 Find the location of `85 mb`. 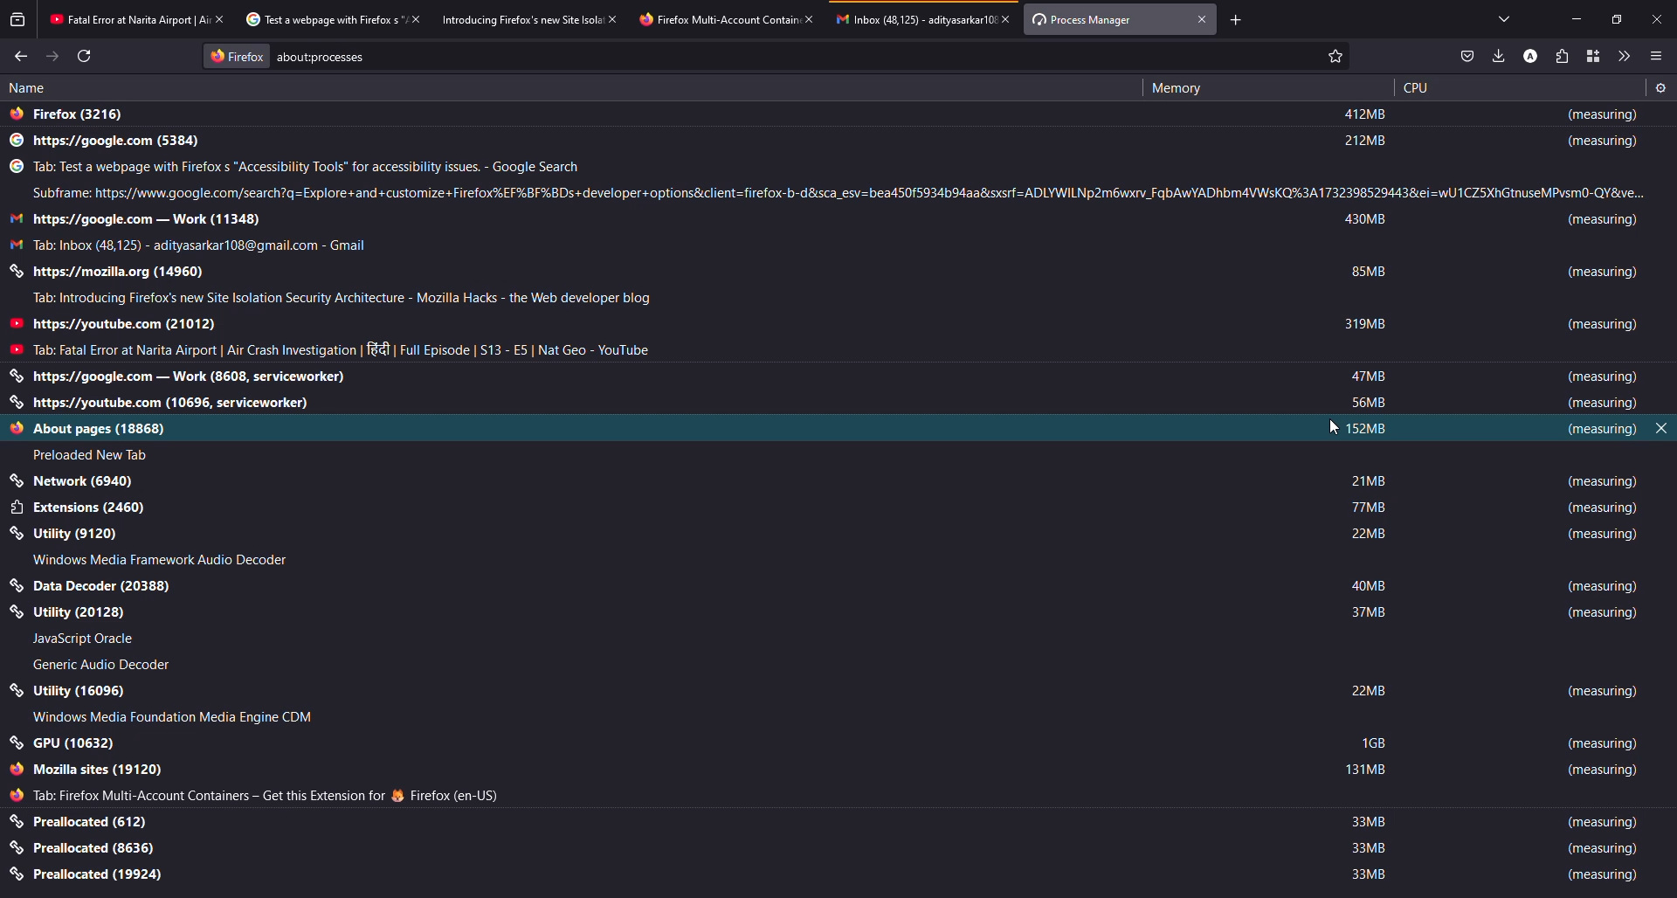

85 mb is located at coordinates (1370, 272).